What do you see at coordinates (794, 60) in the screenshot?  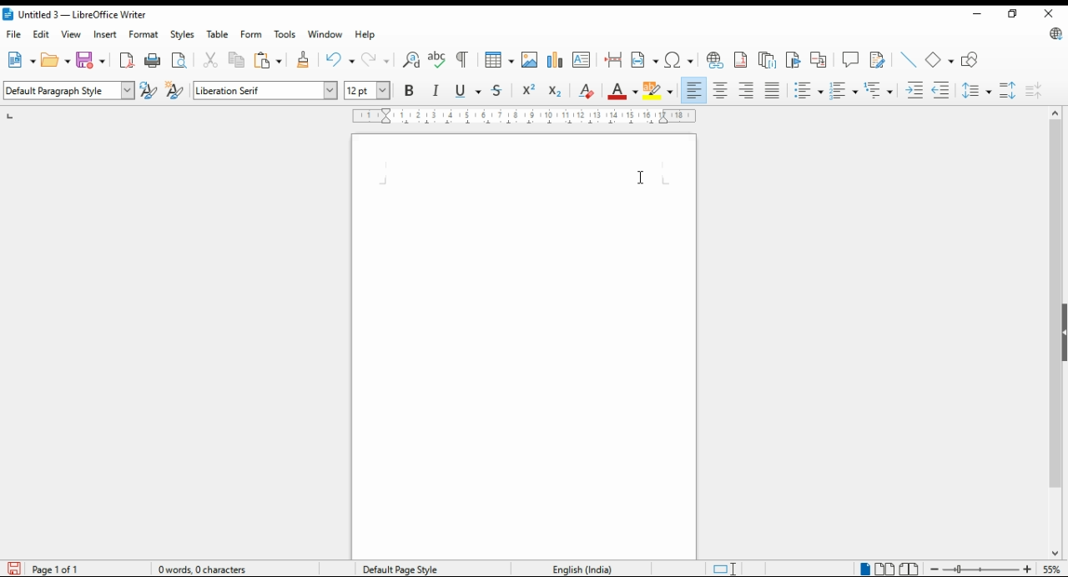 I see `insert bookmark` at bounding box center [794, 60].